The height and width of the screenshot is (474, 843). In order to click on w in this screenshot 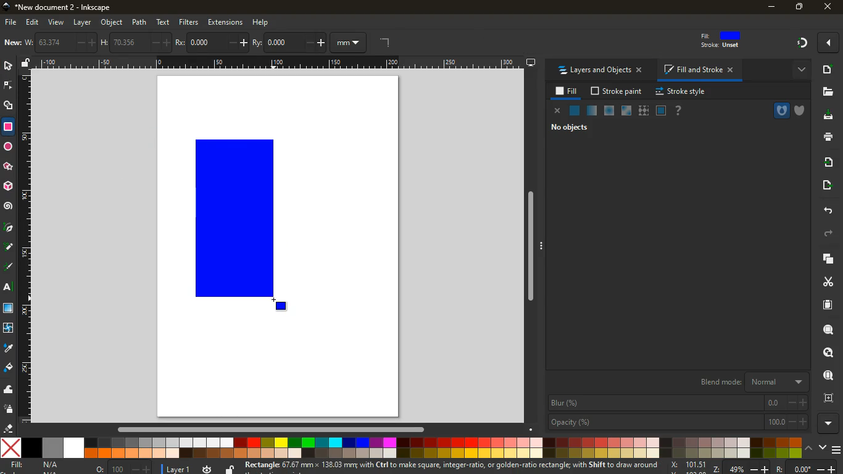, I will do `click(60, 43)`.